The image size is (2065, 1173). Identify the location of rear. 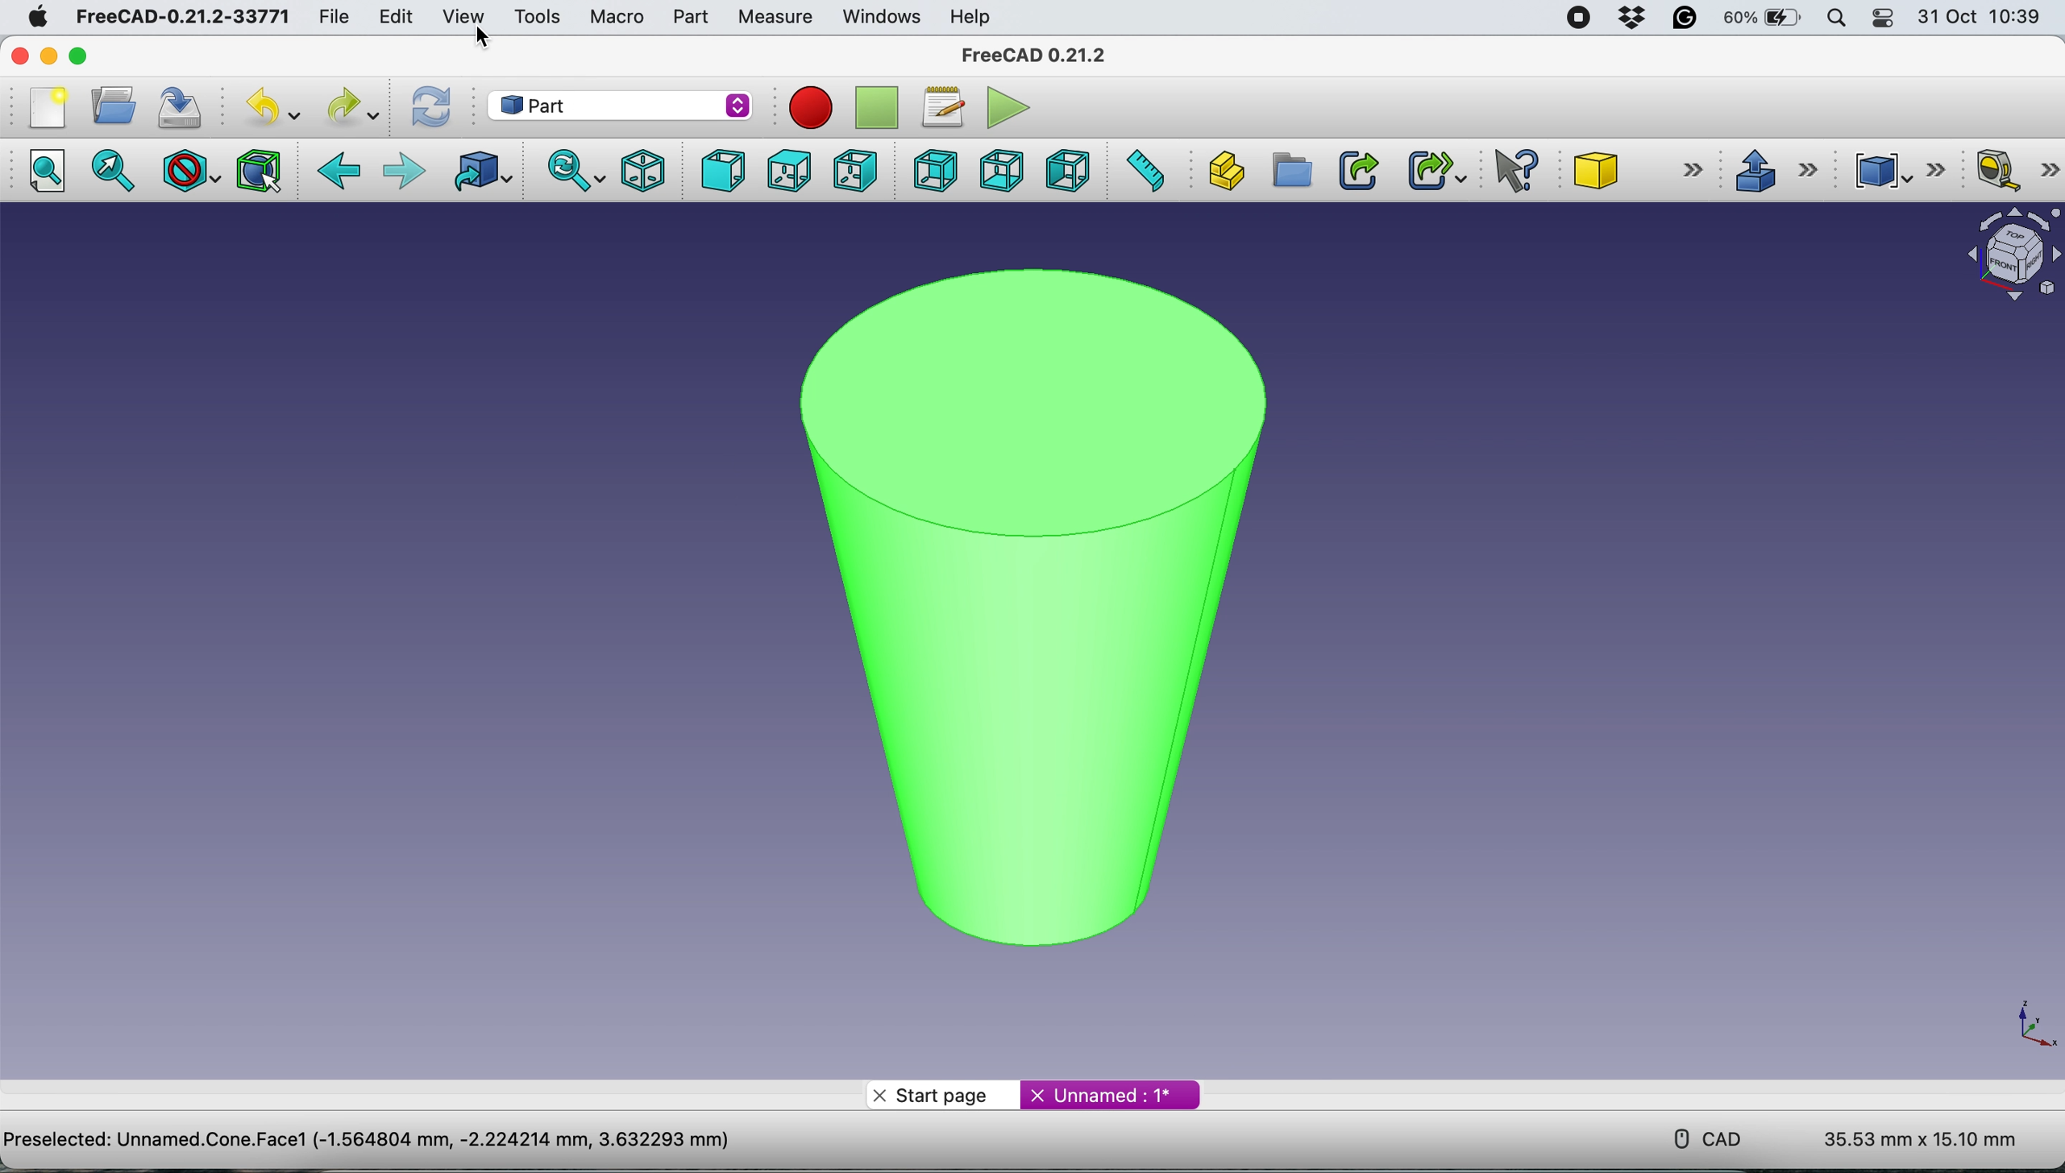
(933, 172).